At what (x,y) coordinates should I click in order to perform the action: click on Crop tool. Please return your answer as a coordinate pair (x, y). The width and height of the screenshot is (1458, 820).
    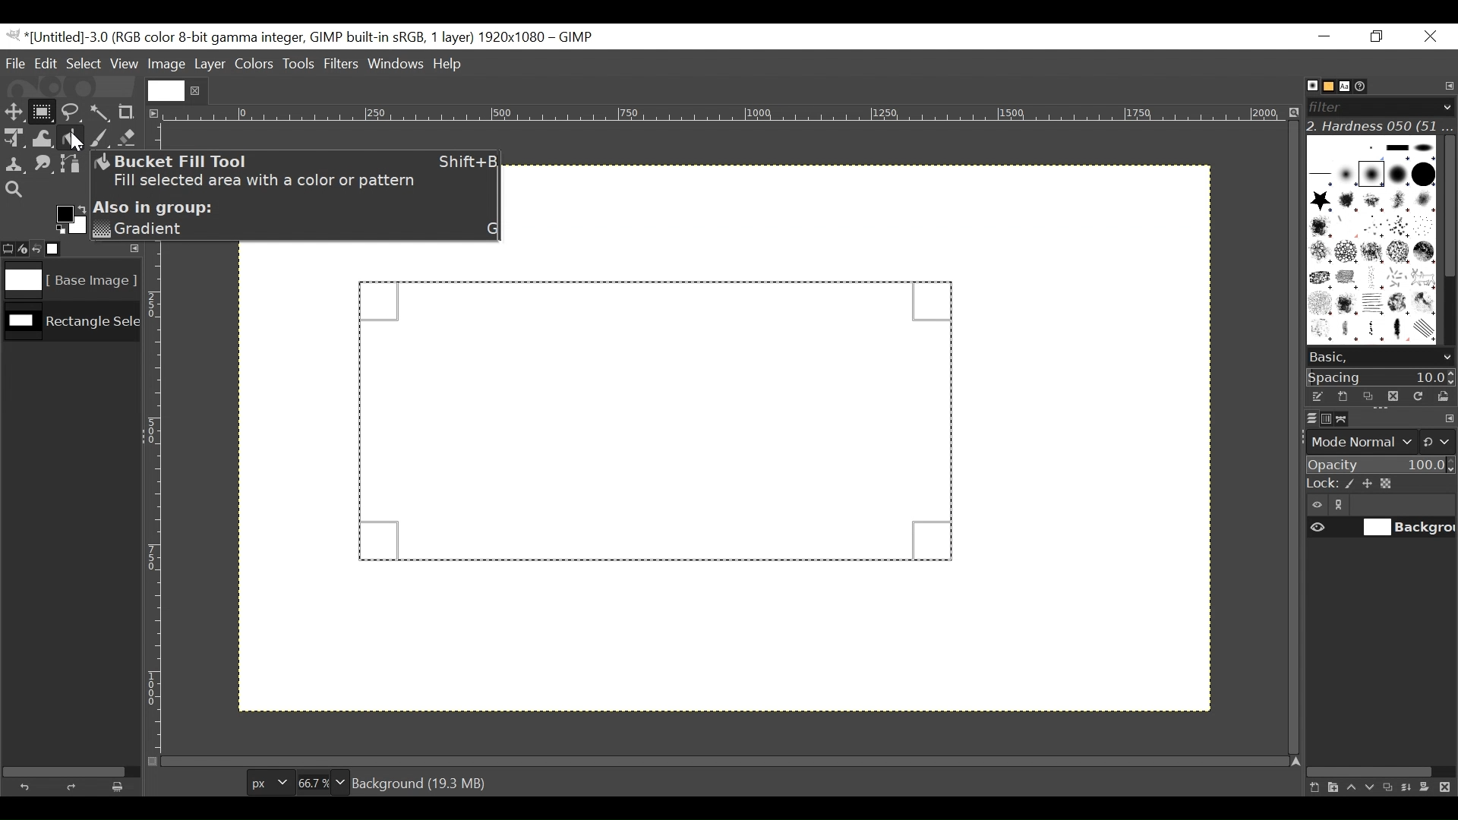
    Looking at the image, I should click on (133, 112).